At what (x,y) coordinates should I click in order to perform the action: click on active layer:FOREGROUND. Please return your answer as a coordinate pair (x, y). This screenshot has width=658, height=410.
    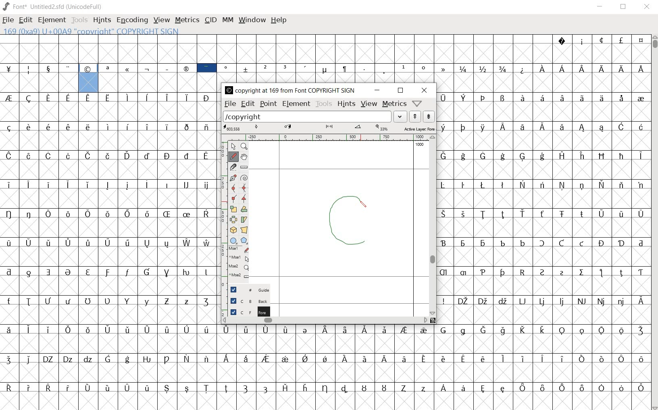
    Looking at the image, I should click on (329, 128).